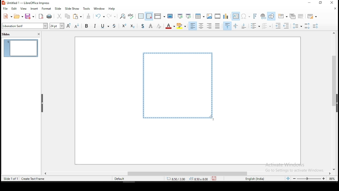 The height and width of the screenshot is (191, 339). Describe the element at coordinates (42, 103) in the screenshot. I see `close pane` at that location.